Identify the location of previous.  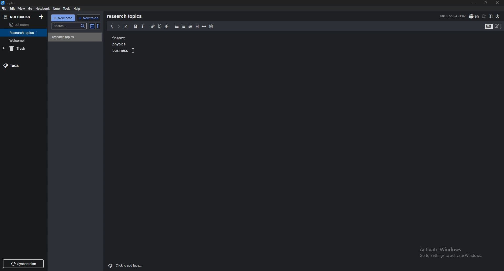
(110, 27).